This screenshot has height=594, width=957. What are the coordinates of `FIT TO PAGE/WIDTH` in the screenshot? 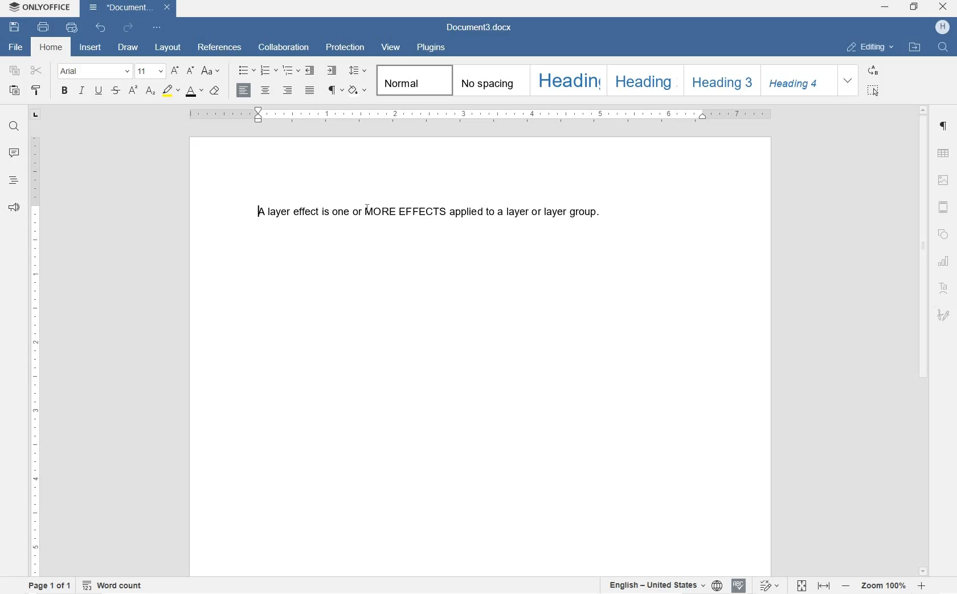 It's located at (816, 587).